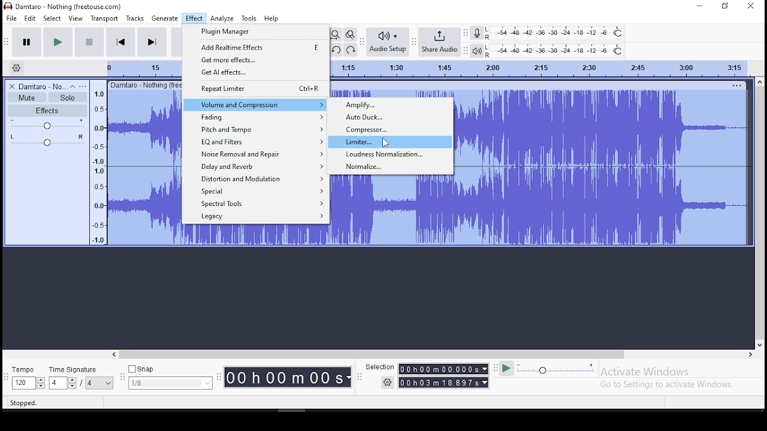 The height and width of the screenshot is (431, 767). I want to click on help, so click(271, 18).